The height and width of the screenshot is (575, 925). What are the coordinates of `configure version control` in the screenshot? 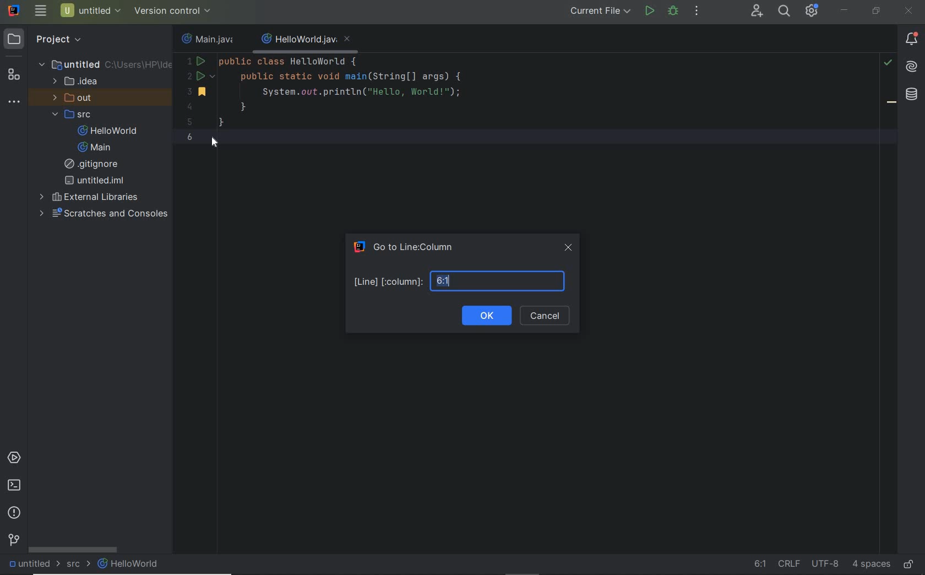 It's located at (171, 11).